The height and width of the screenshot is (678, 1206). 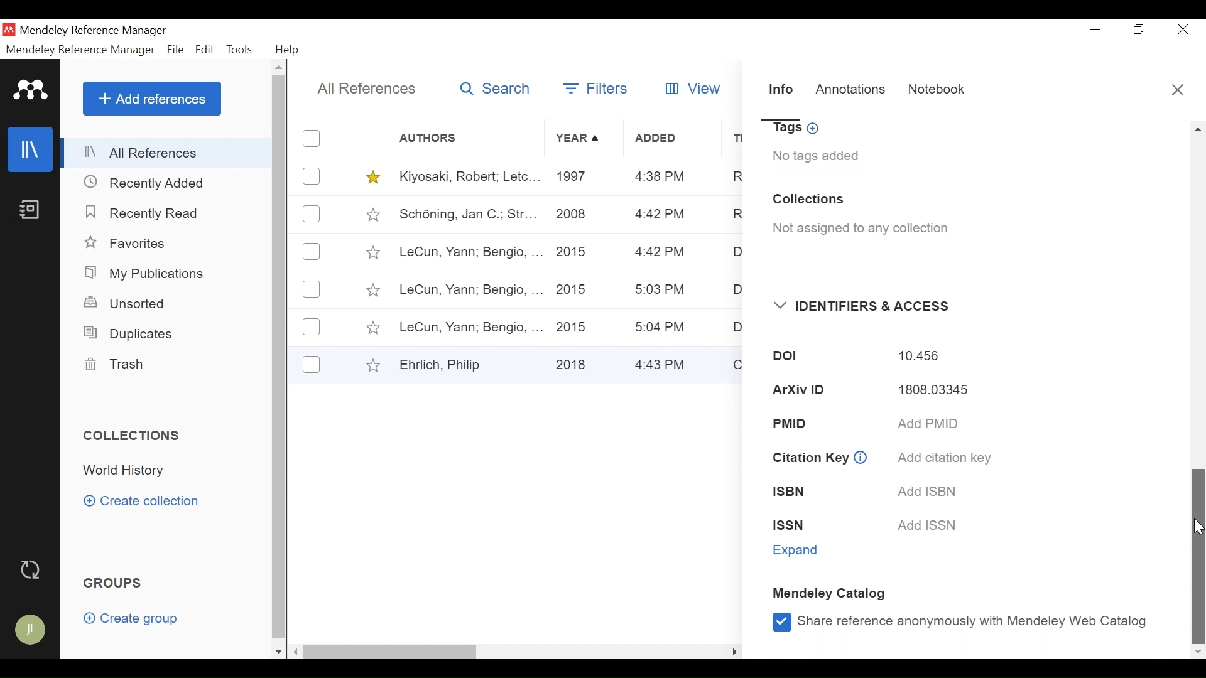 What do you see at coordinates (204, 50) in the screenshot?
I see `Edit` at bounding box center [204, 50].